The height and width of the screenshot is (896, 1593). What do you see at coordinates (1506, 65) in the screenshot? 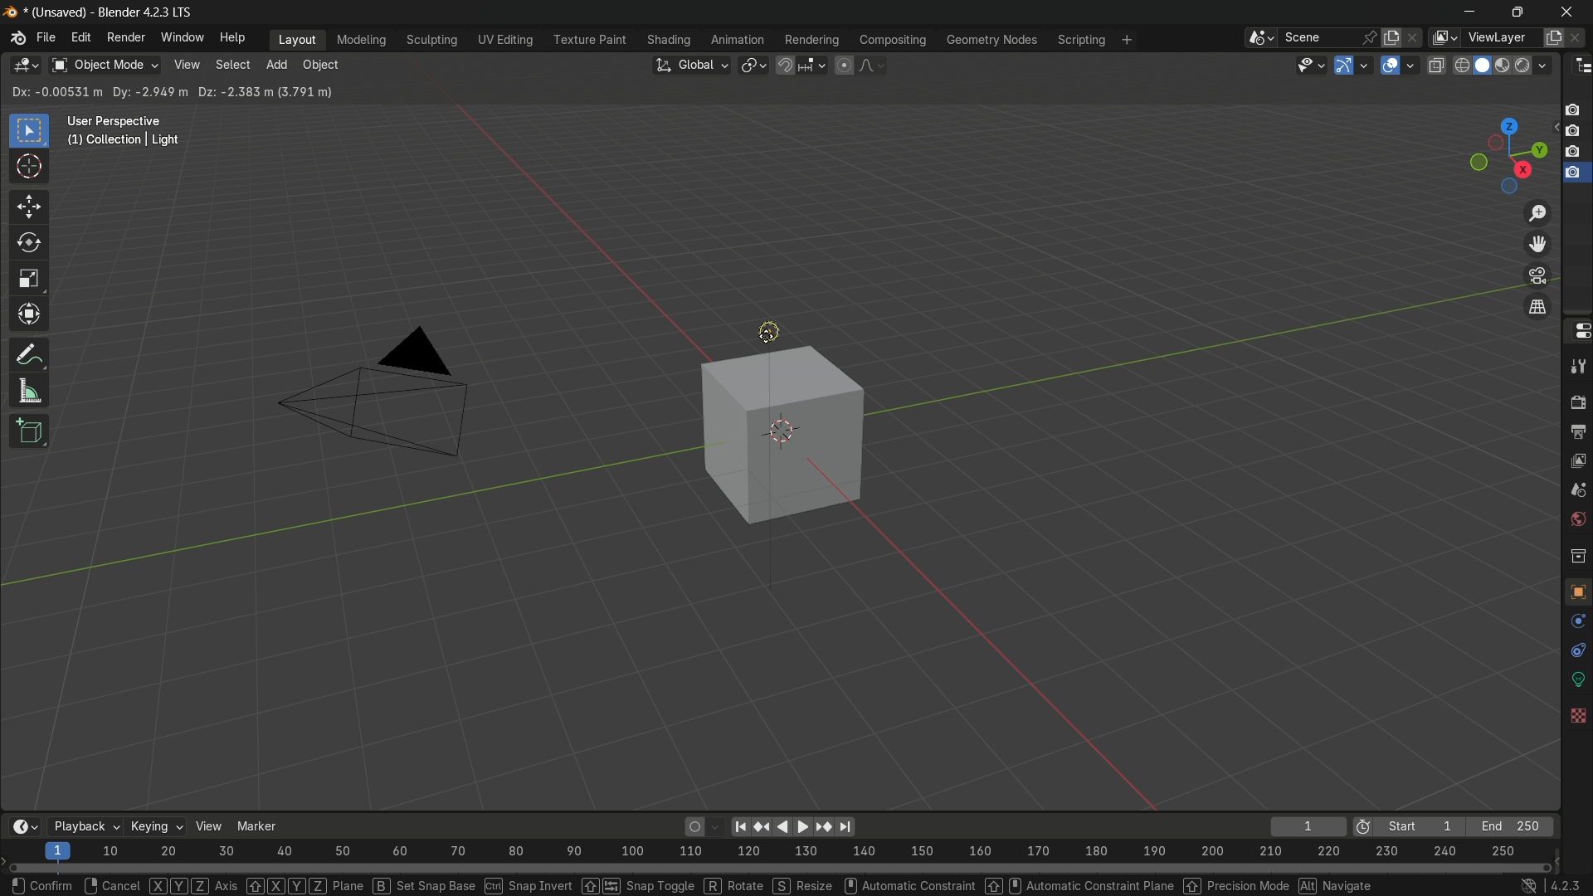
I see `material preview` at bounding box center [1506, 65].